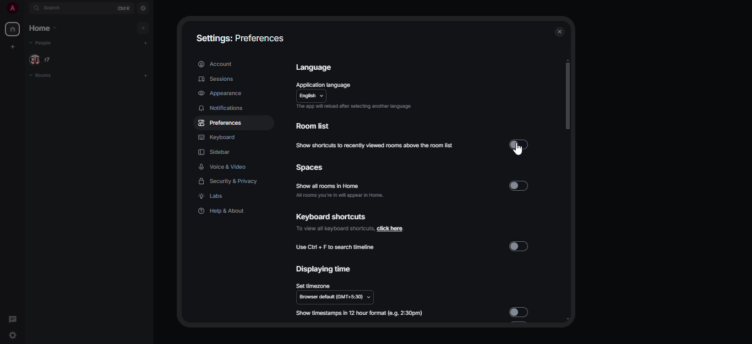 This screenshot has width=752, height=344. What do you see at coordinates (516, 145) in the screenshot?
I see `disabled` at bounding box center [516, 145].